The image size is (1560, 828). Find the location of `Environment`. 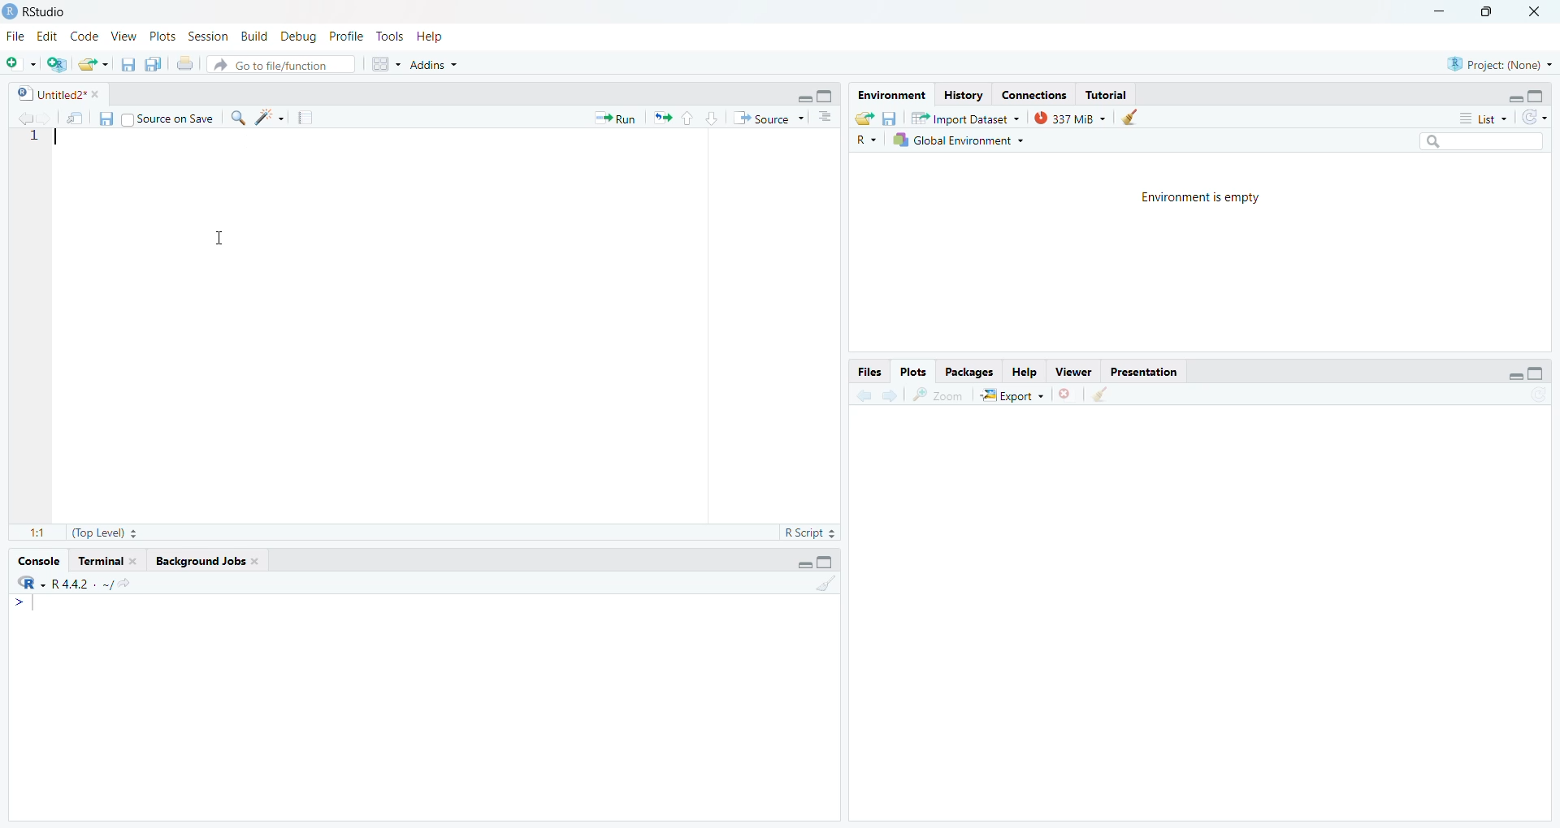

Environment is located at coordinates (888, 95).